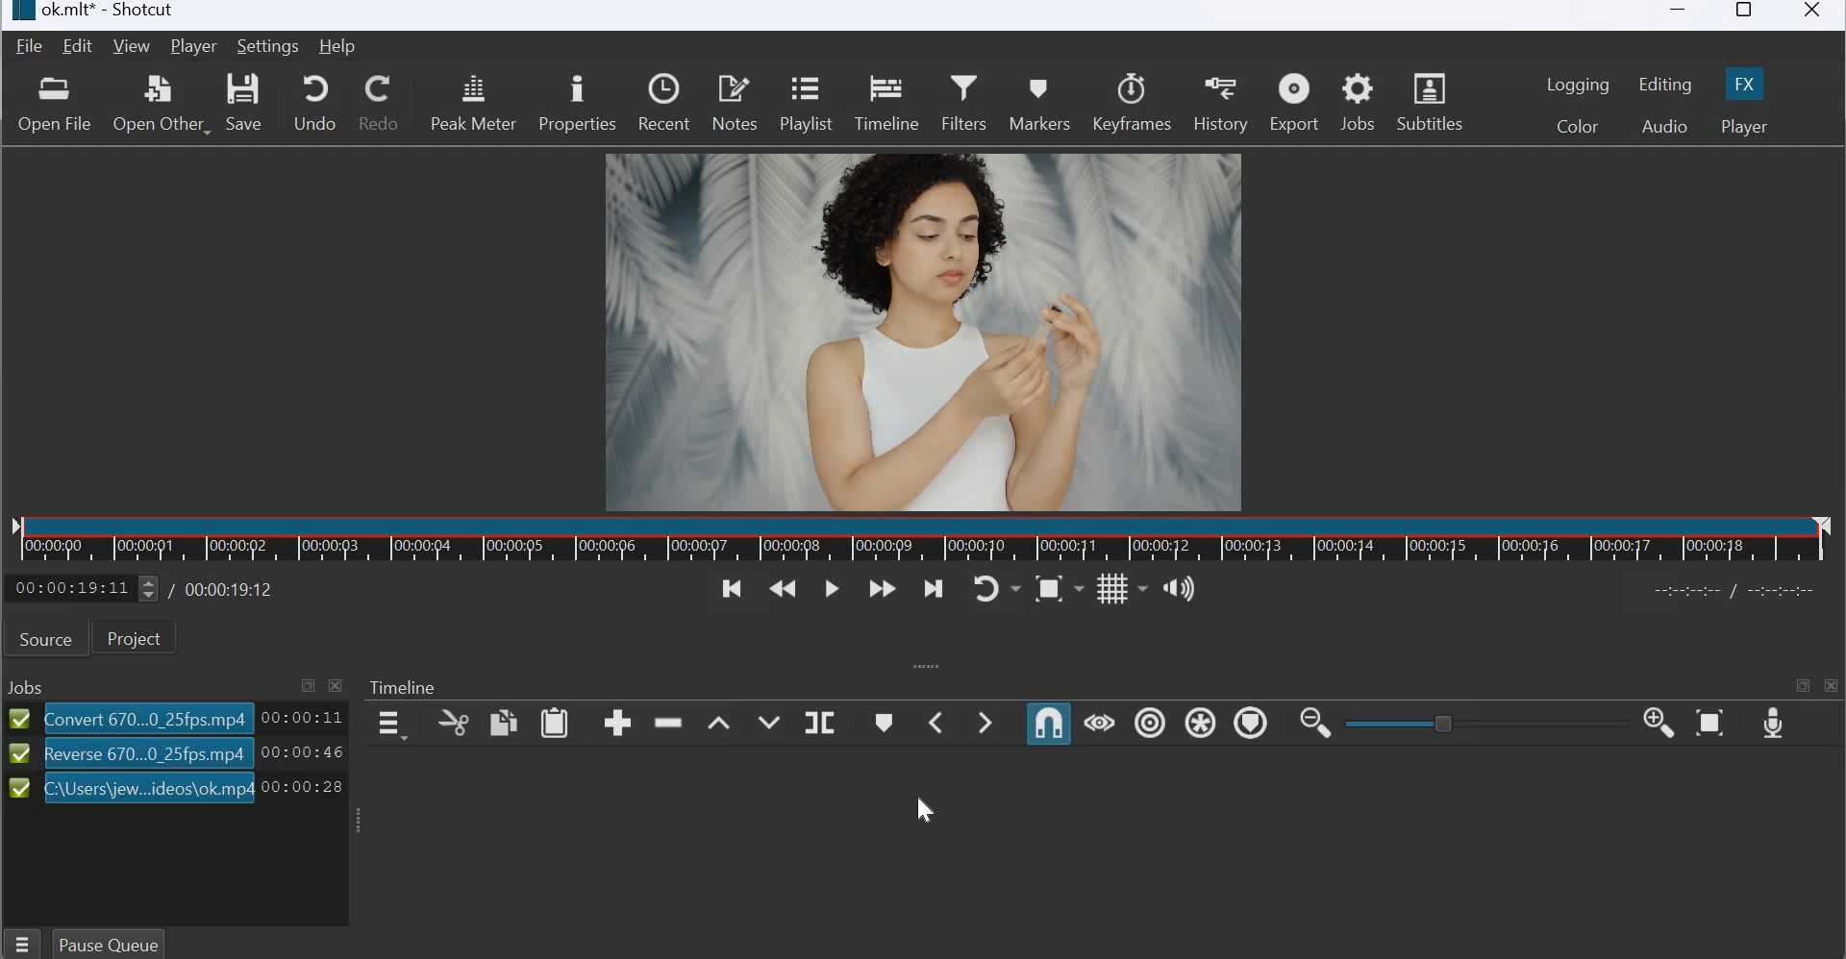  Describe the element at coordinates (150, 788) in the screenshot. I see `mp4 file 3` at that location.